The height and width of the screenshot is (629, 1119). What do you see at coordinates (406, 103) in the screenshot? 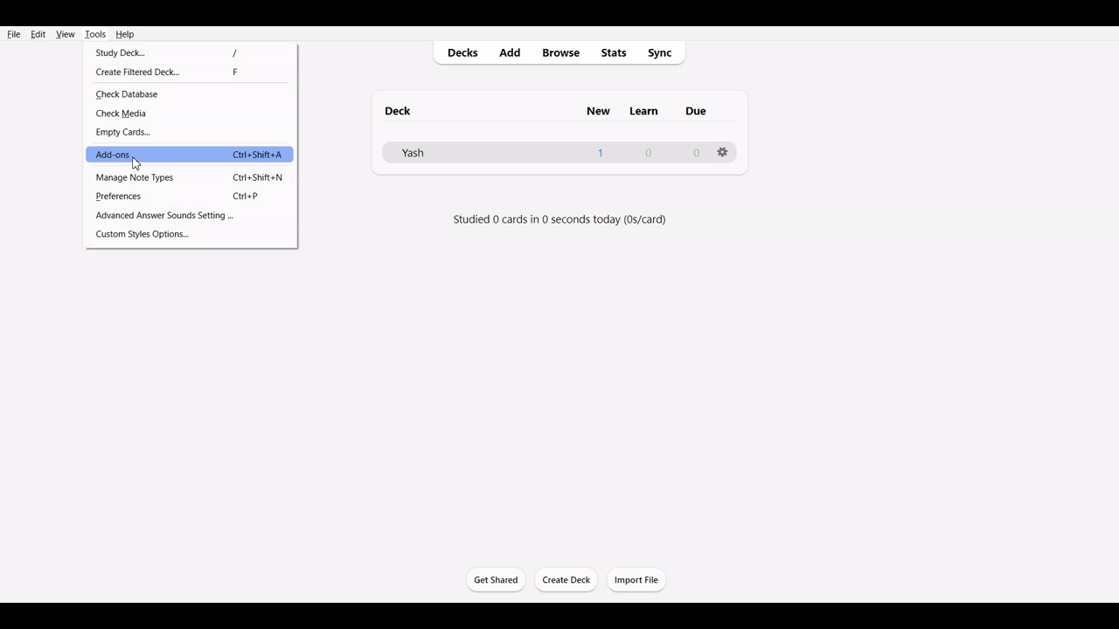
I see `deck` at bounding box center [406, 103].